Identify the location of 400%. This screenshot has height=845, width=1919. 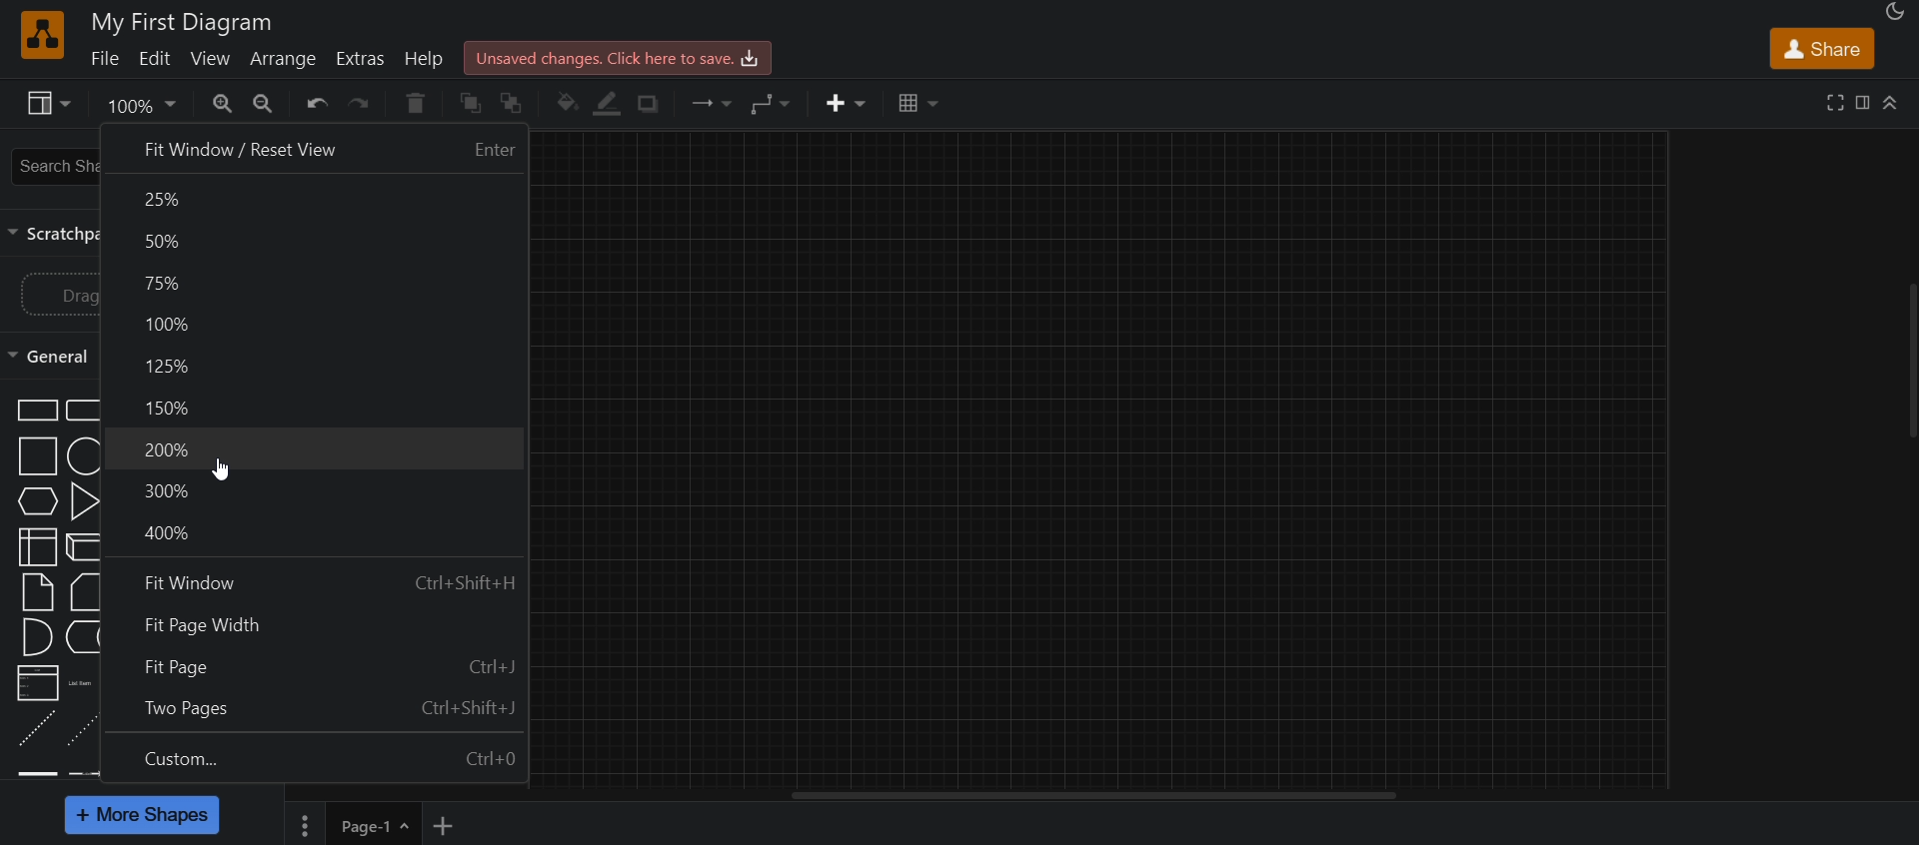
(322, 539).